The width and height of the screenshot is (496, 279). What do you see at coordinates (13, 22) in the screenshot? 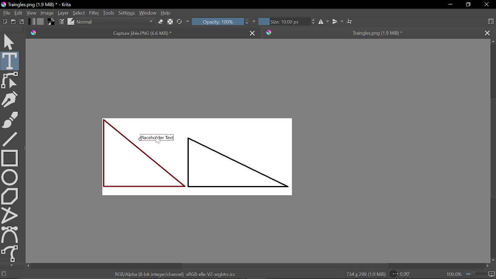
I see `Open document` at bounding box center [13, 22].